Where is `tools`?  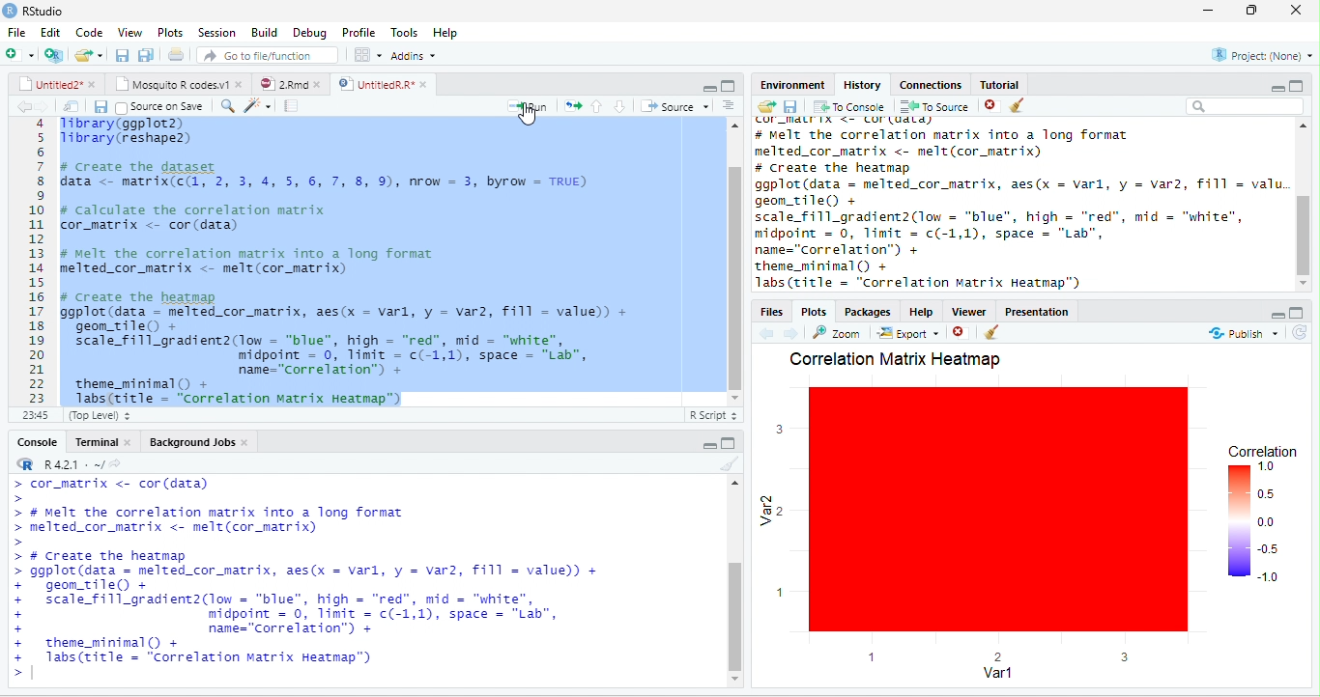 tools is located at coordinates (404, 30).